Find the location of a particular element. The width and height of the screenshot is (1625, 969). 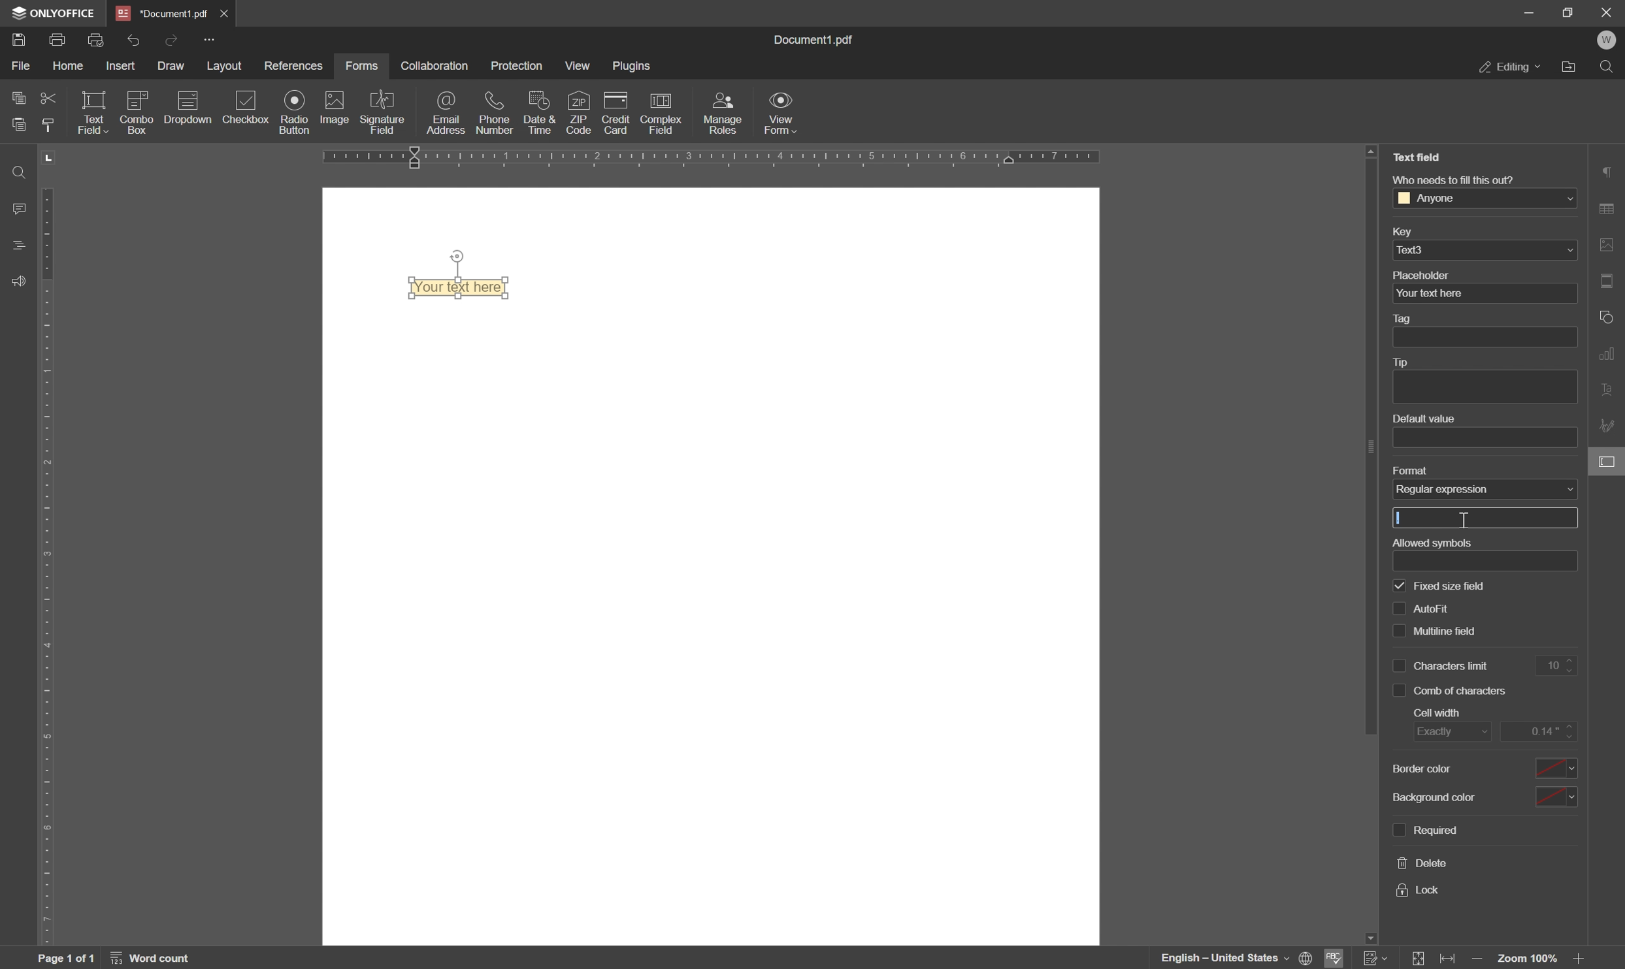

word count is located at coordinates (154, 958).